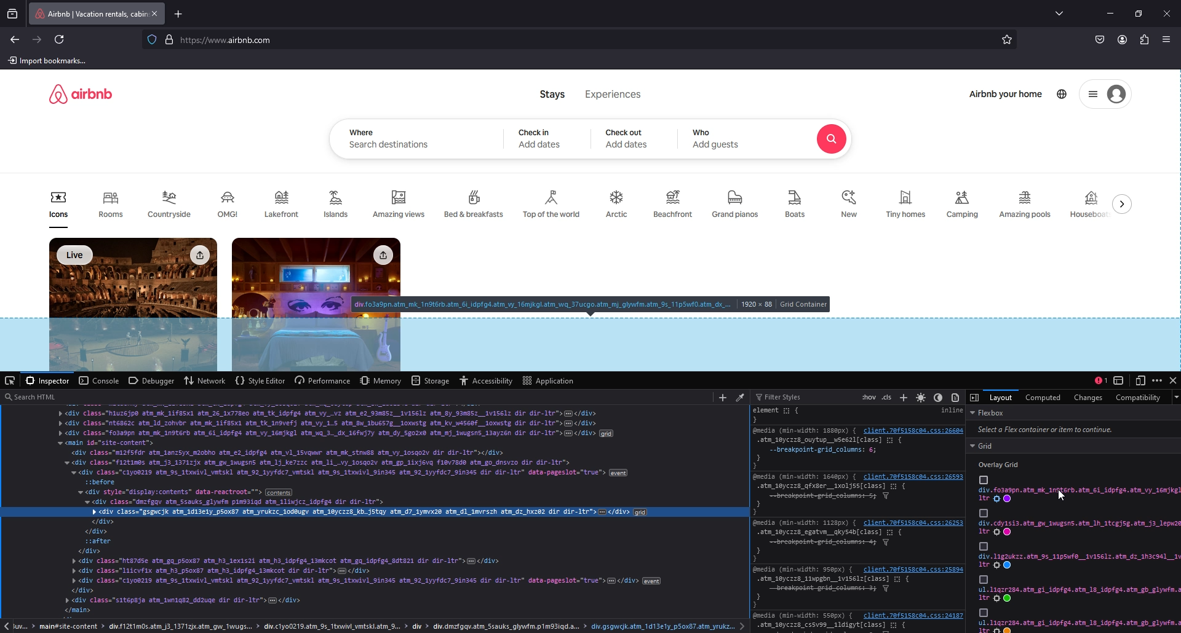 The height and width of the screenshot is (633, 1181). I want to click on grid, so click(1075, 446).